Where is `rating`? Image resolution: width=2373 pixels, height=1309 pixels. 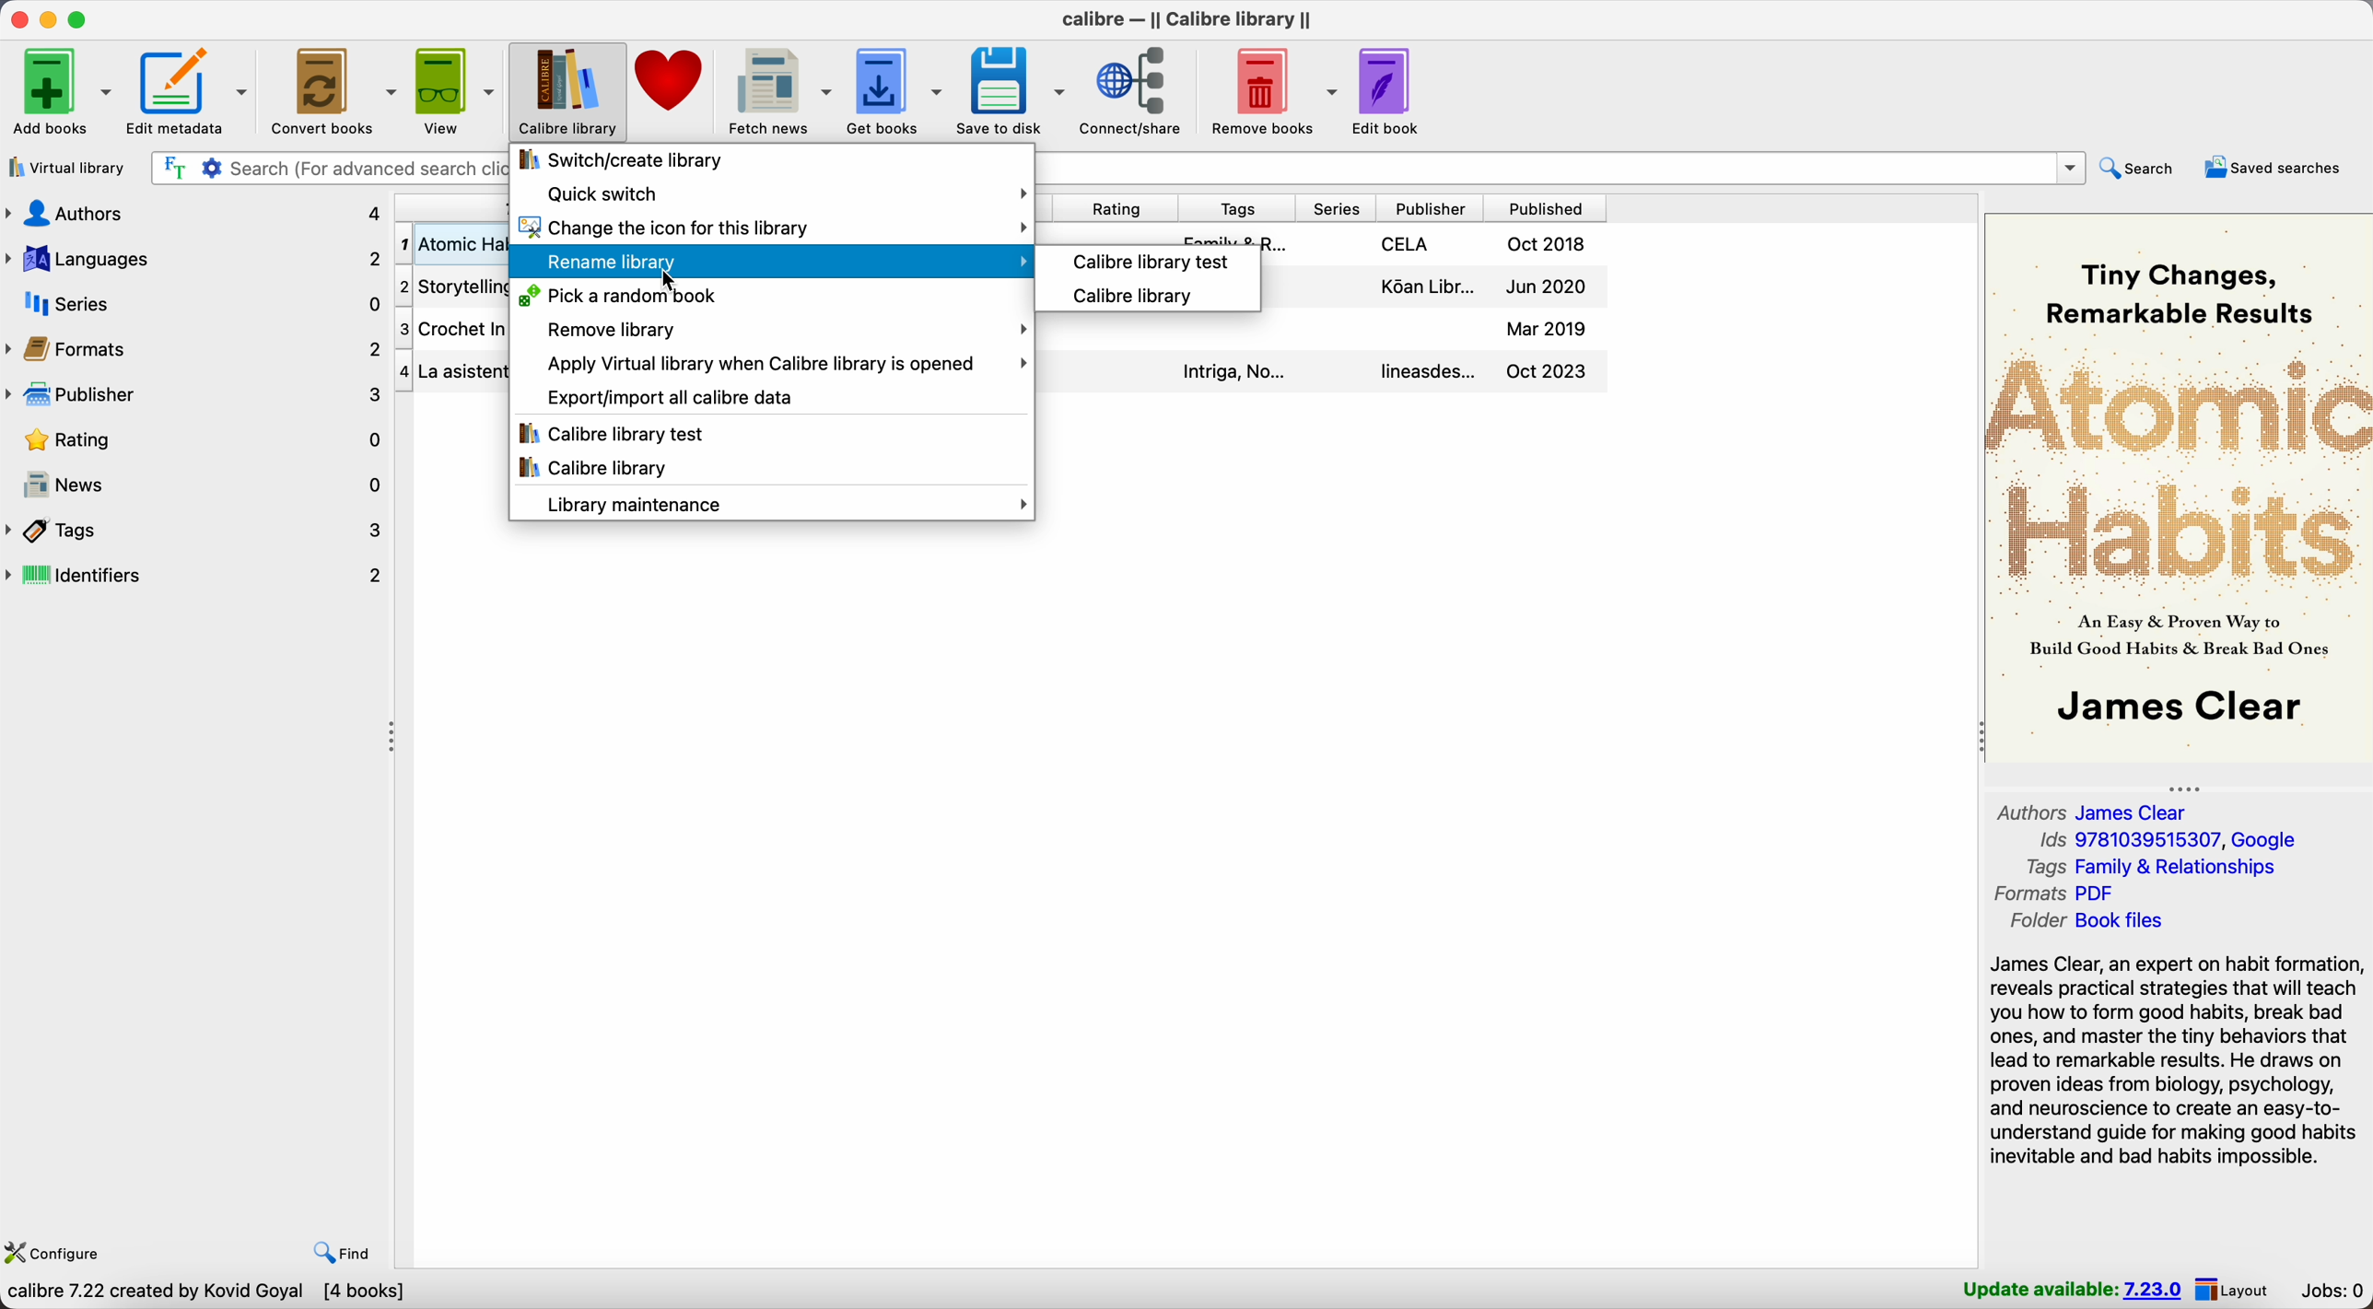
rating is located at coordinates (1124, 206).